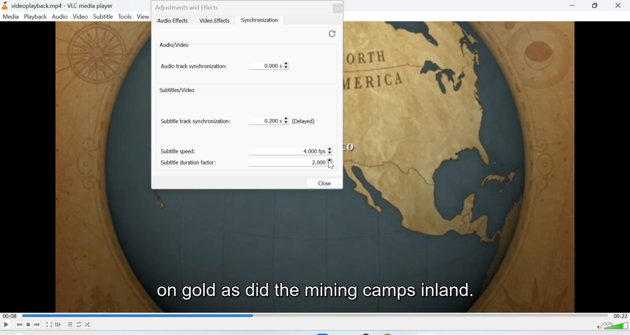 This screenshot has width=630, height=335. Describe the element at coordinates (188, 6) in the screenshot. I see `Adjustments and Effects` at that location.